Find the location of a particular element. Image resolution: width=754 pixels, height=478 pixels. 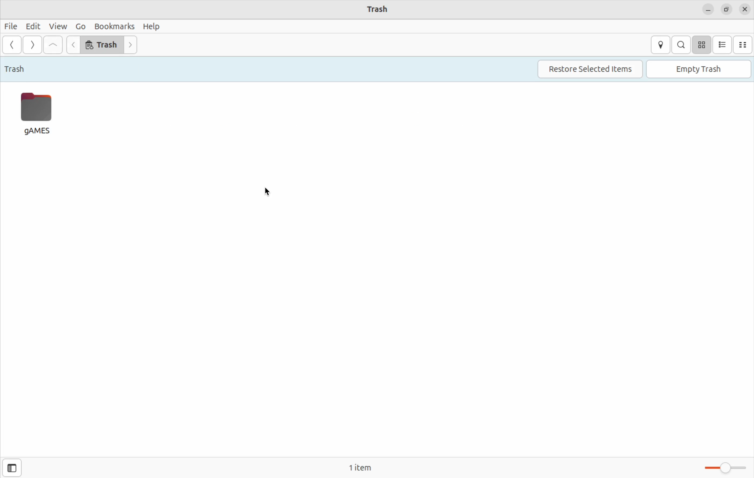

file is located at coordinates (12, 26).